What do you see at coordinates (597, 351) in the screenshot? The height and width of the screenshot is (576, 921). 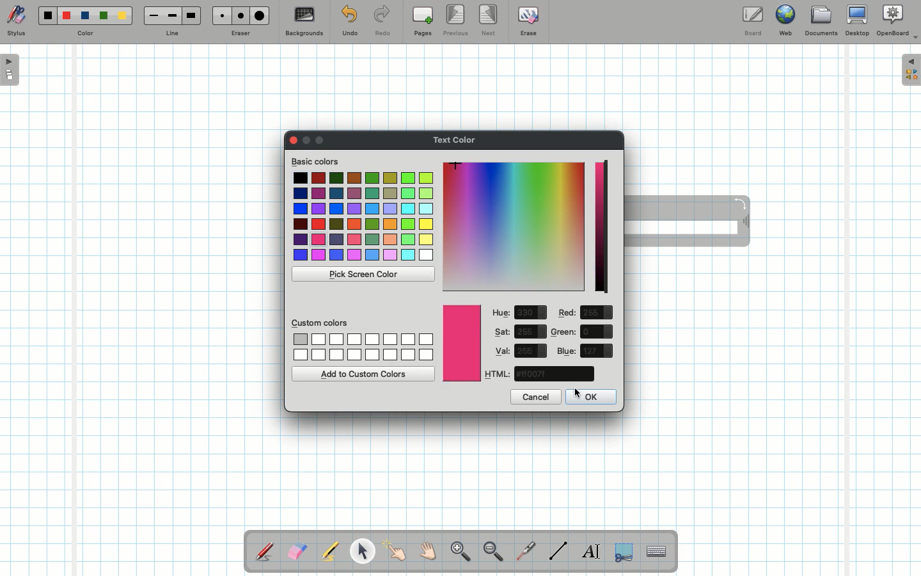 I see `value` at bounding box center [597, 351].